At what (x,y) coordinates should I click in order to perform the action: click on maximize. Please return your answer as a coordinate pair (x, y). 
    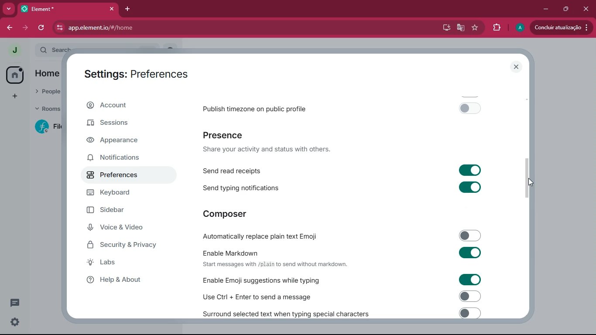
    Looking at the image, I should click on (564, 9).